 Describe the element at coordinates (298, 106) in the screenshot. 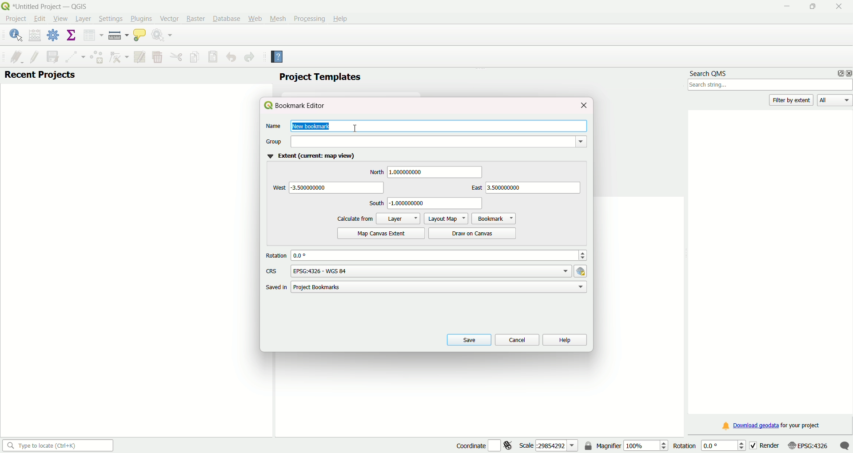

I see `Bookmark editor` at that location.